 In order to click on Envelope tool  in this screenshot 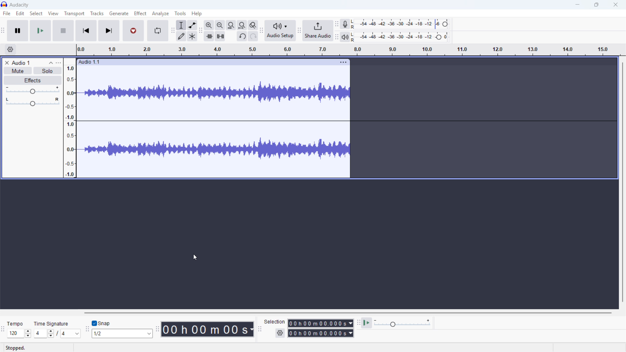, I will do `click(192, 25)`.